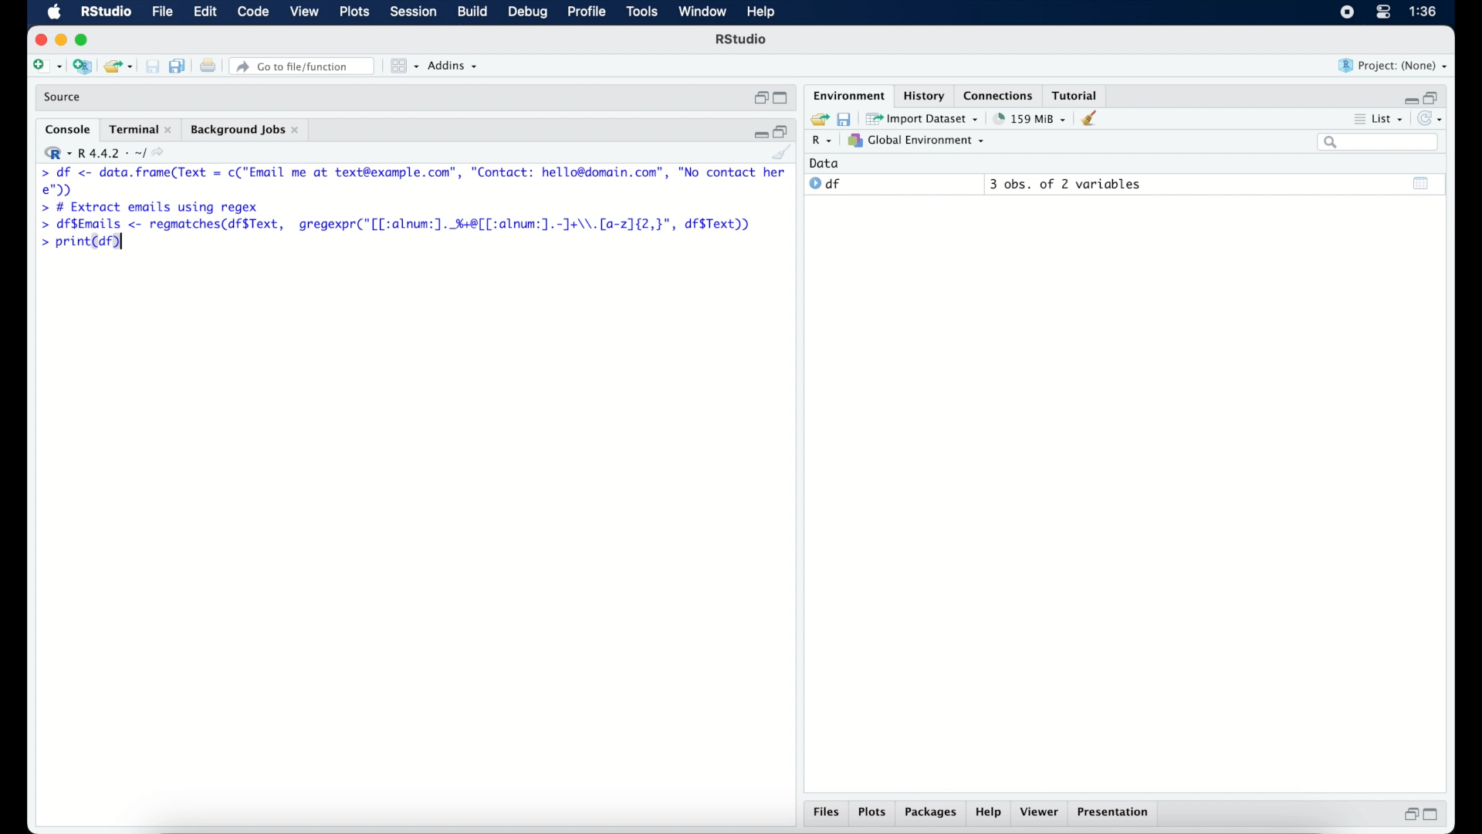 This screenshot has width=1482, height=834. I want to click on connections, so click(1000, 95).